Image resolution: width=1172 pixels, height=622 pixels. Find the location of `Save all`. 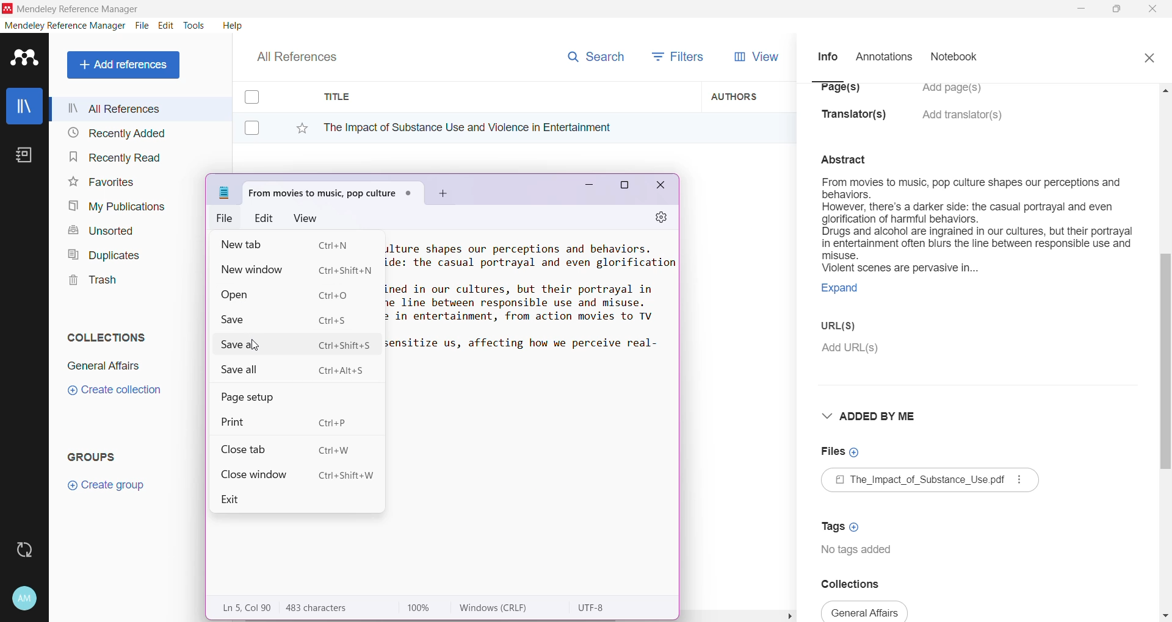

Save all is located at coordinates (294, 371).